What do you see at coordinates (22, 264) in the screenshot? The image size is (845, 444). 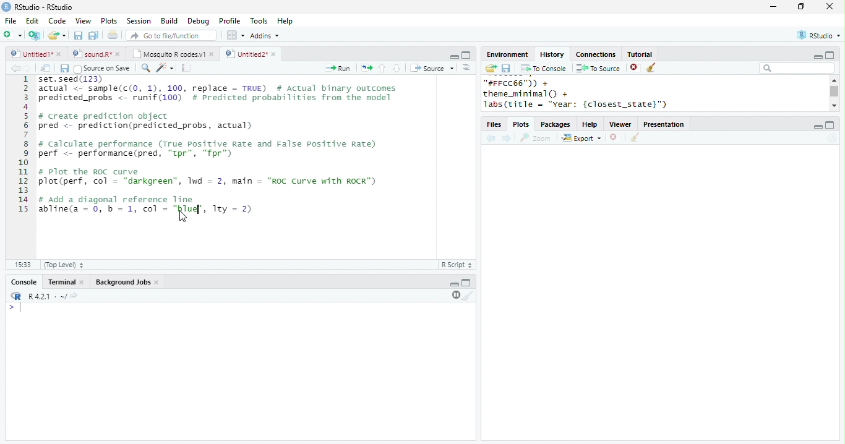 I see `15:33` at bounding box center [22, 264].